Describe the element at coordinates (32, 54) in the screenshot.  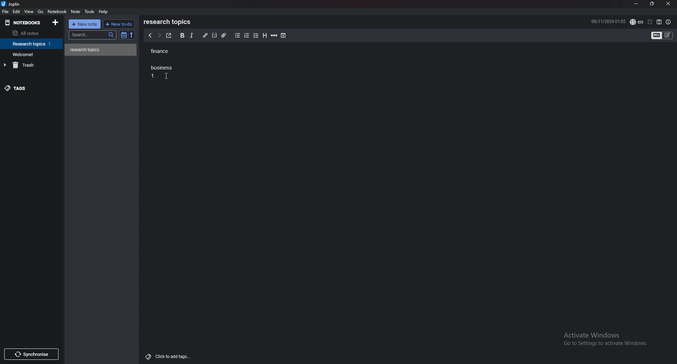
I see `notebook` at that location.